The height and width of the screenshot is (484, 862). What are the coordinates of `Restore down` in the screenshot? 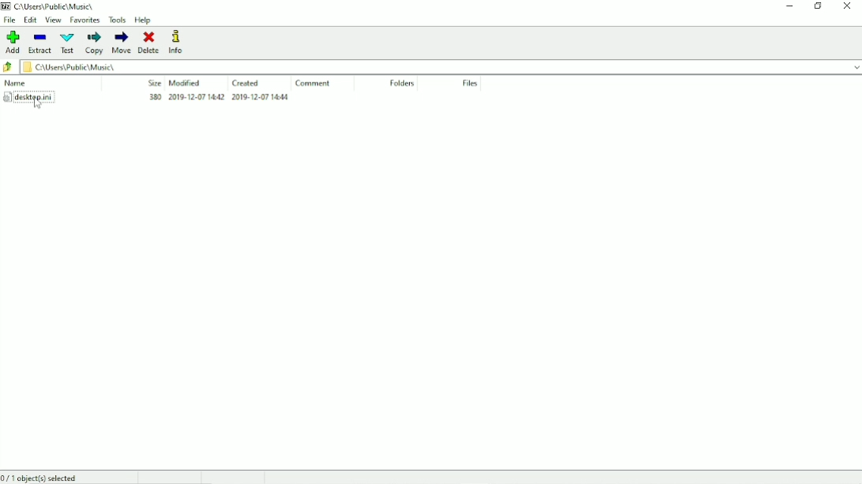 It's located at (819, 6).